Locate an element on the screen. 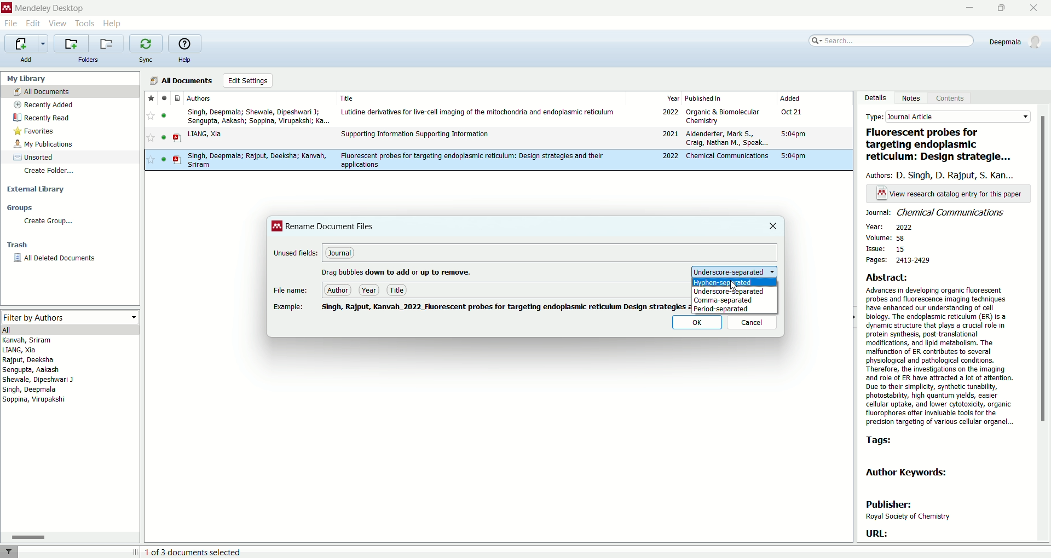  account is located at coordinates (1014, 41).